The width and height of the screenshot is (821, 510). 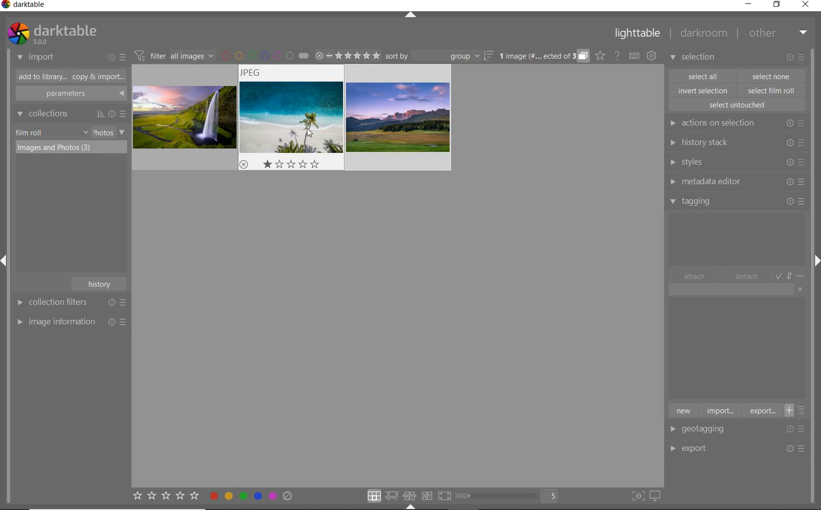 What do you see at coordinates (51, 34) in the screenshot?
I see `system logo` at bounding box center [51, 34].